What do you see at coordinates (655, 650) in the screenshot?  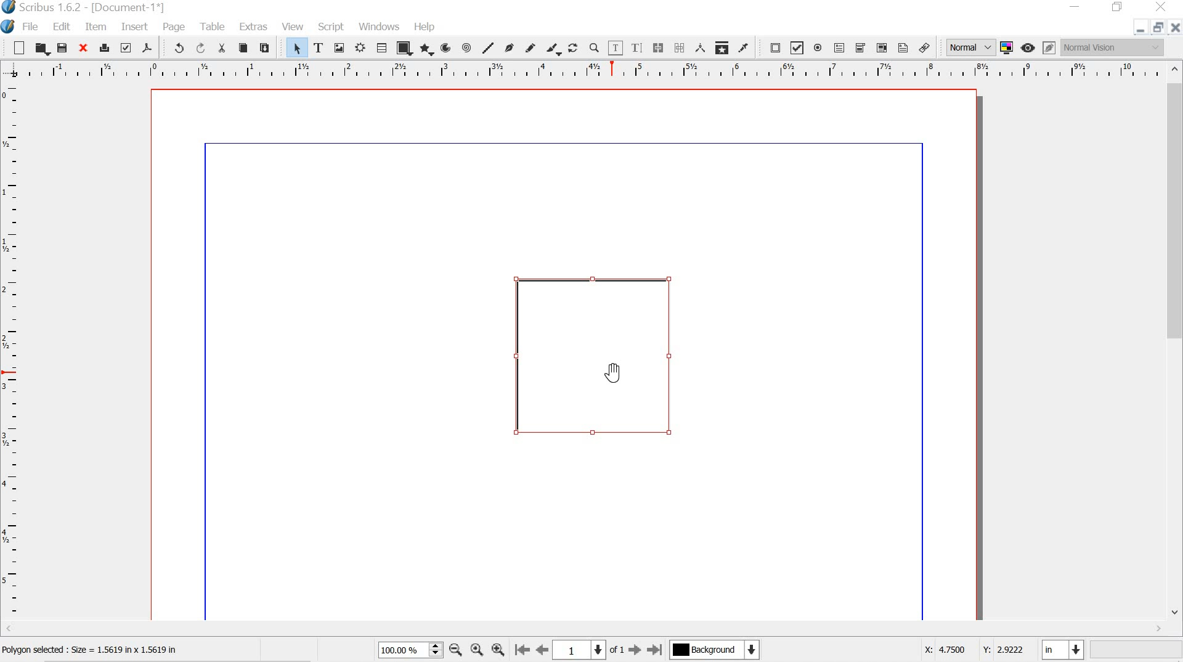 I see `go to last page` at bounding box center [655, 650].